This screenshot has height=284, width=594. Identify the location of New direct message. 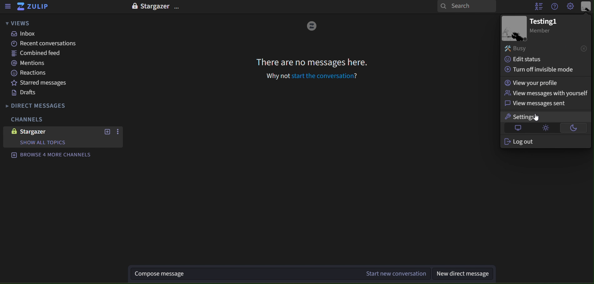
(466, 274).